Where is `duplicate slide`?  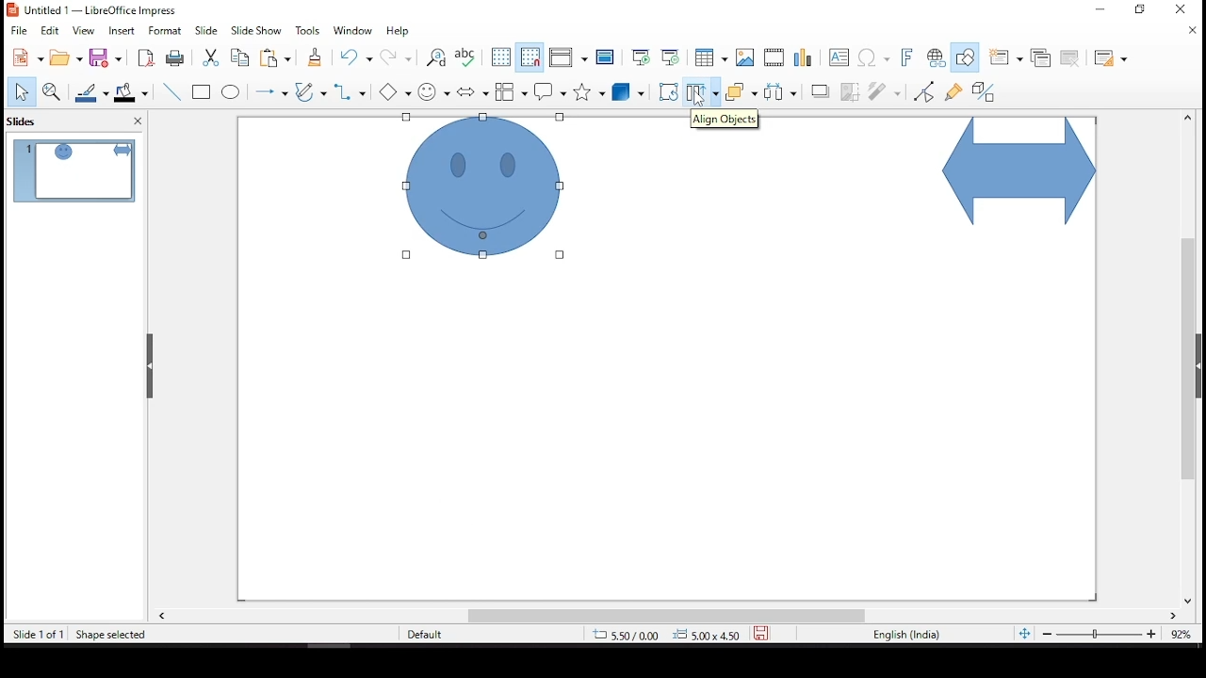 duplicate slide is located at coordinates (1042, 56).